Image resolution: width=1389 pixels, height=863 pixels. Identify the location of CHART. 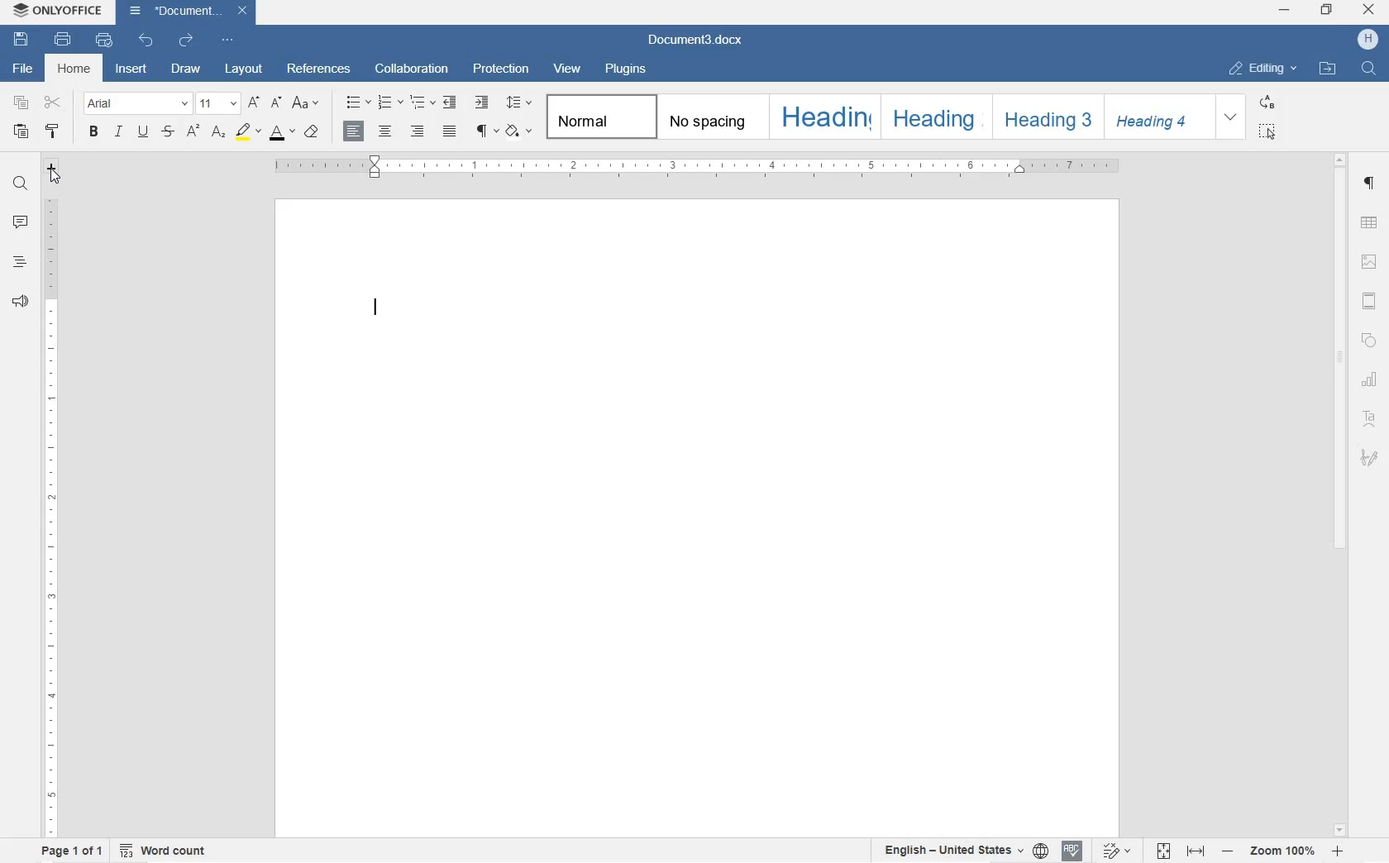
(1371, 380).